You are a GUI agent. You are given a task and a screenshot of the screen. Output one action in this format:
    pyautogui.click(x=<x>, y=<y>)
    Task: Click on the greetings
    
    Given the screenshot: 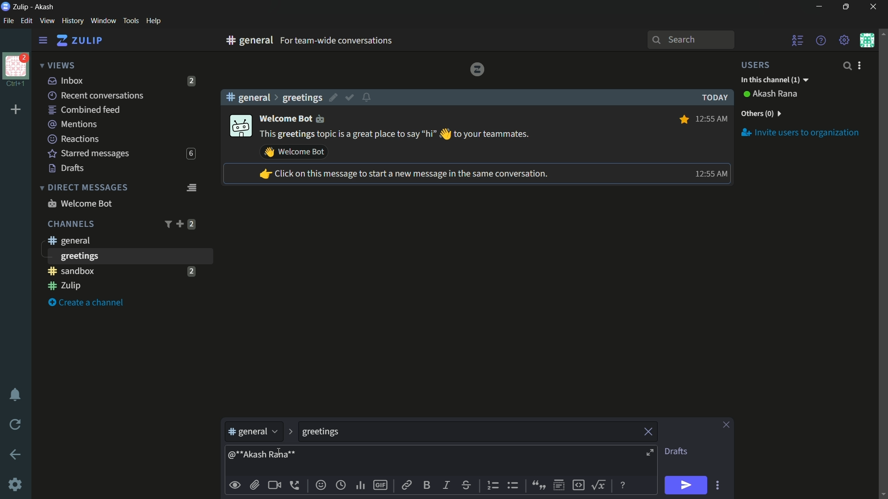 What is the action you would take?
    pyautogui.click(x=302, y=97)
    